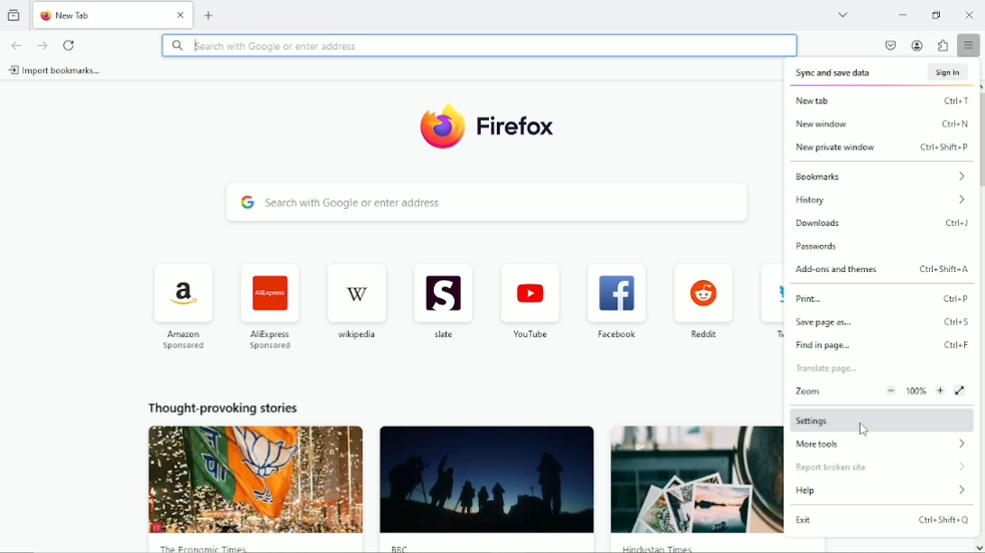 The width and height of the screenshot is (985, 553). Describe the element at coordinates (970, 45) in the screenshot. I see `Open application menu` at that location.